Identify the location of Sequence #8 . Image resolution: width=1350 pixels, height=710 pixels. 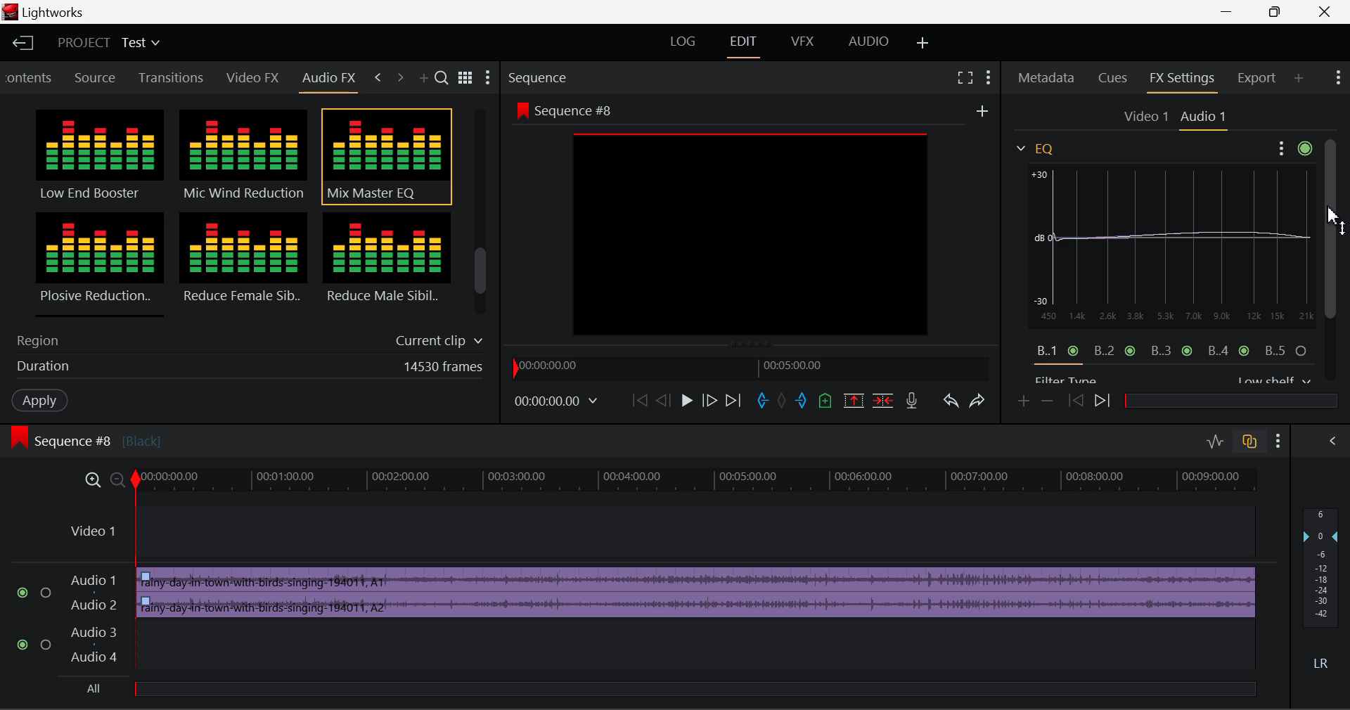
(562, 108).